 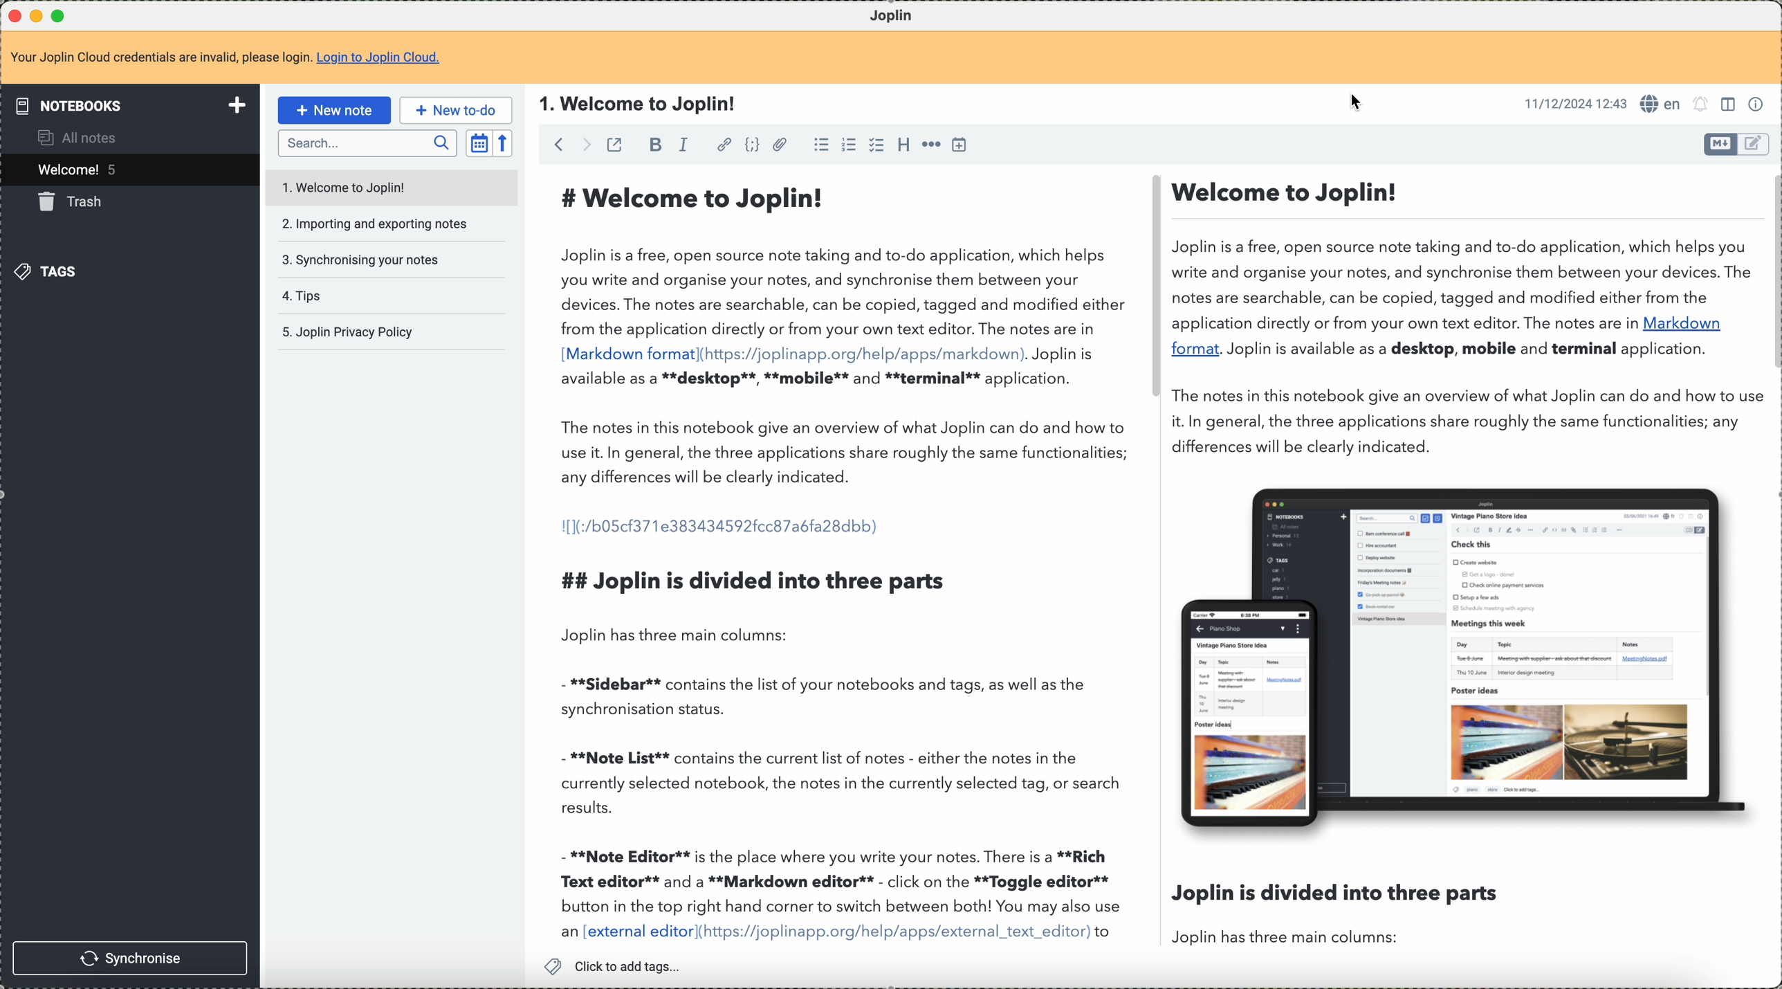 What do you see at coordinates (134, 105) in the screenshot?
I see `notebooks` at bounding box center [134, 105].